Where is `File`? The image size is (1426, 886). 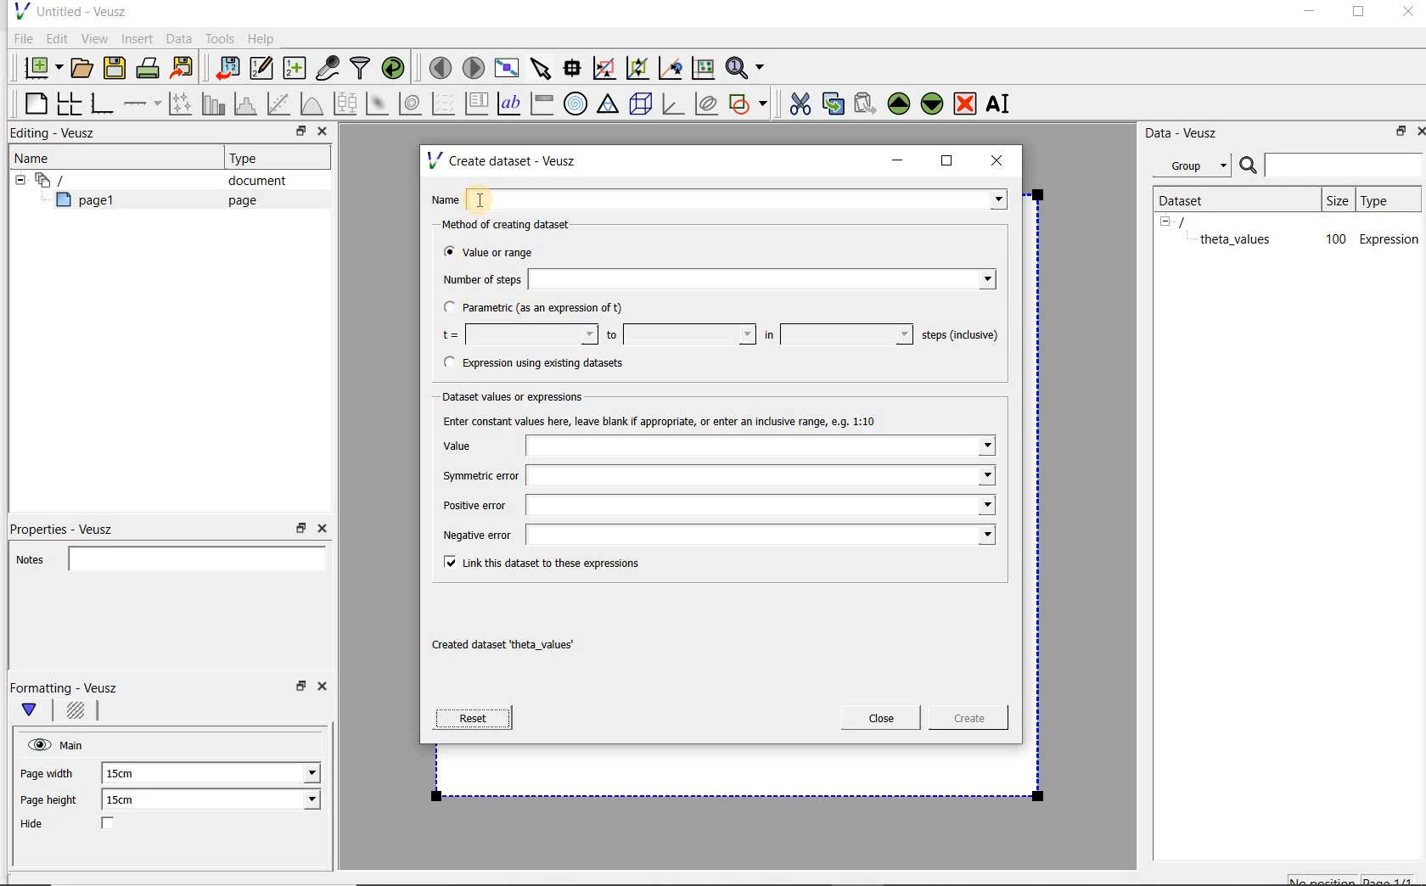 File is located at coordinates (20, 39).